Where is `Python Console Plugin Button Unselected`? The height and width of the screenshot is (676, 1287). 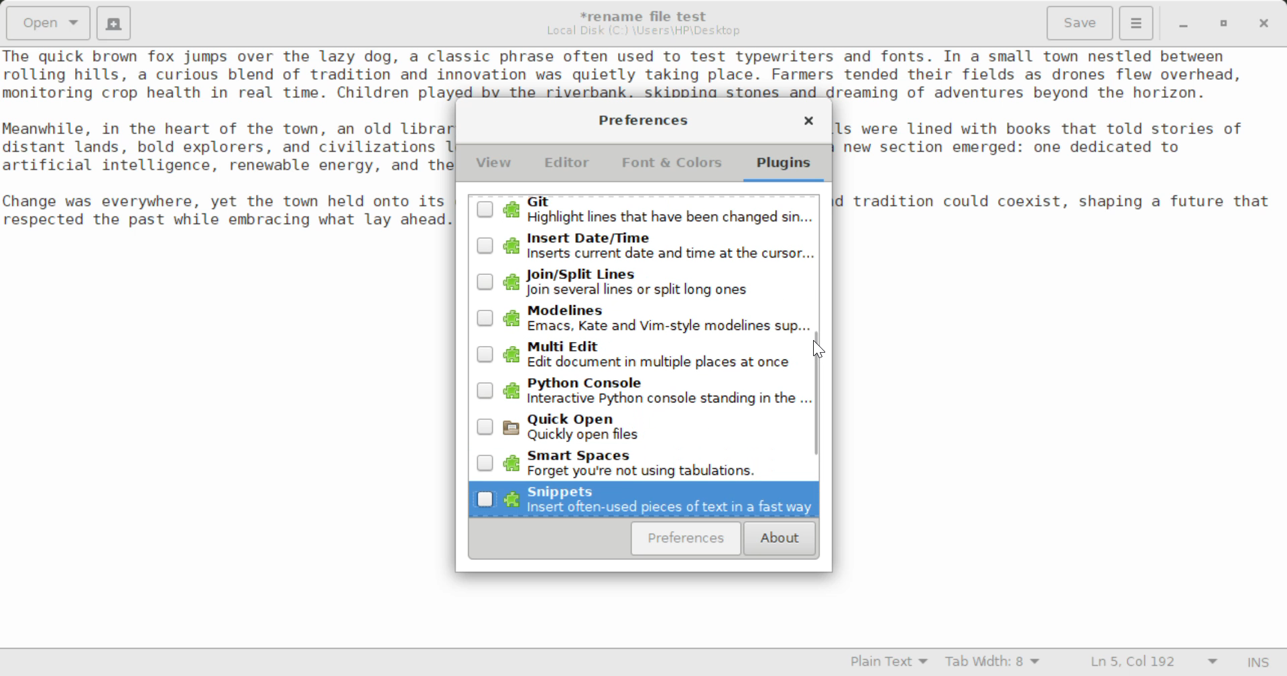 Python Console Plugin Button Unselected is located at coordinates (644, 387).